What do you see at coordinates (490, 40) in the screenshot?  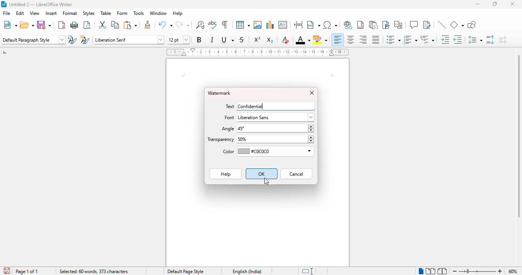 I see `increase paragraph spacing` at bounding box center [490, 40].